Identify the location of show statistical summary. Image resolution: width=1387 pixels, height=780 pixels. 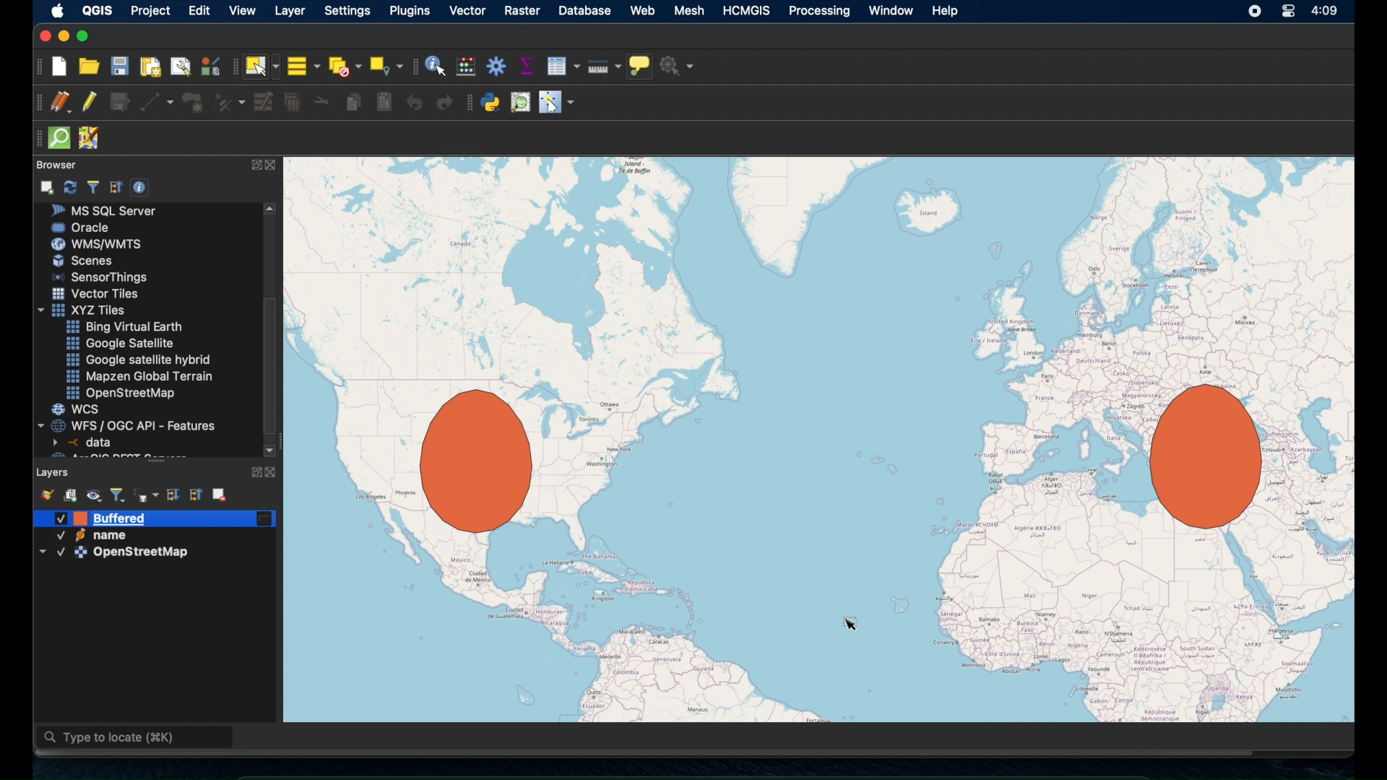
(526, 65).